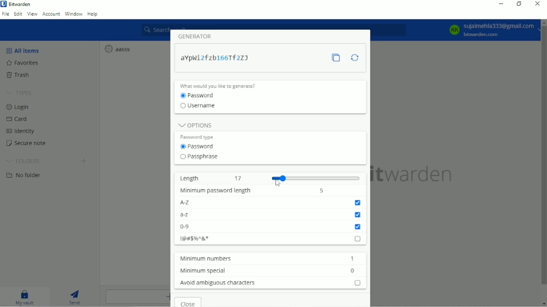  Describe the element at coordinates (84, 162) in the screenshot. I see `Create folder` at that location.